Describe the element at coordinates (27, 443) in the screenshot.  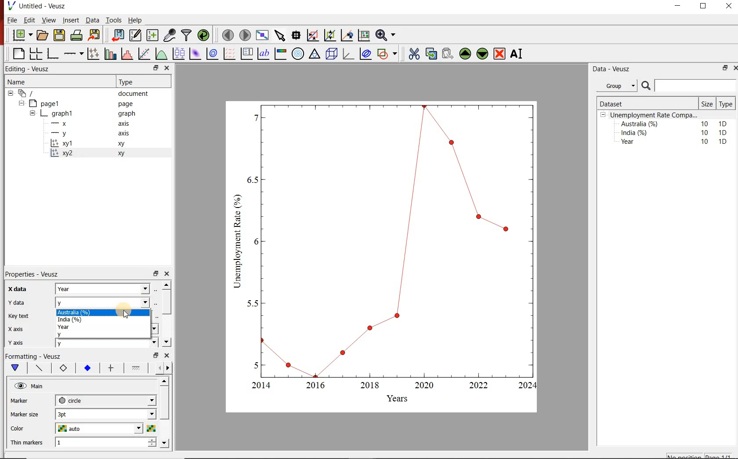
I see `Thin markers` at that location.